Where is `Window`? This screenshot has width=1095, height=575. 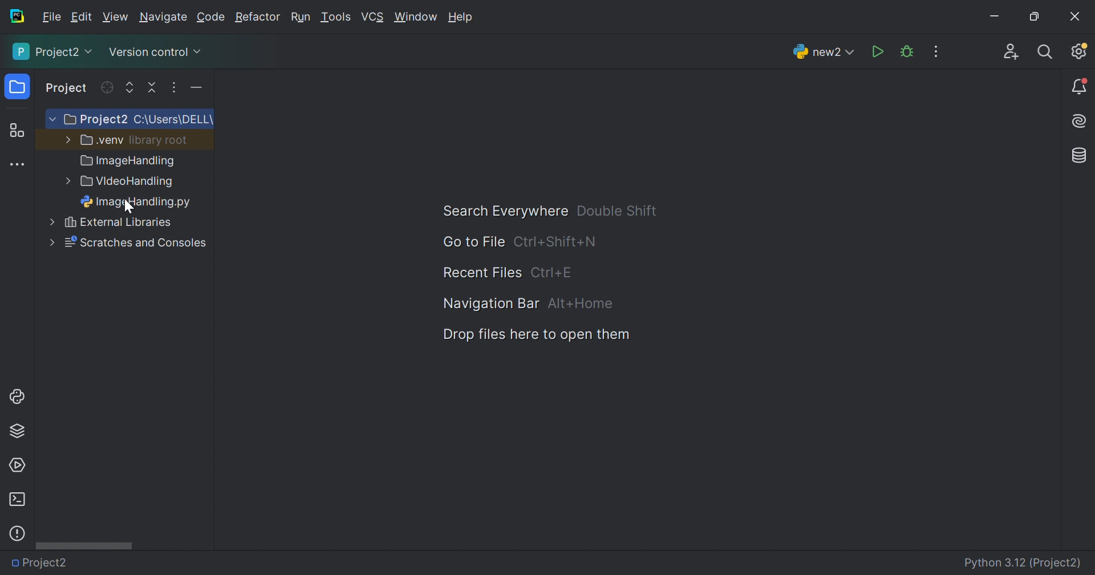
Window is located at coordinates (416, 18).